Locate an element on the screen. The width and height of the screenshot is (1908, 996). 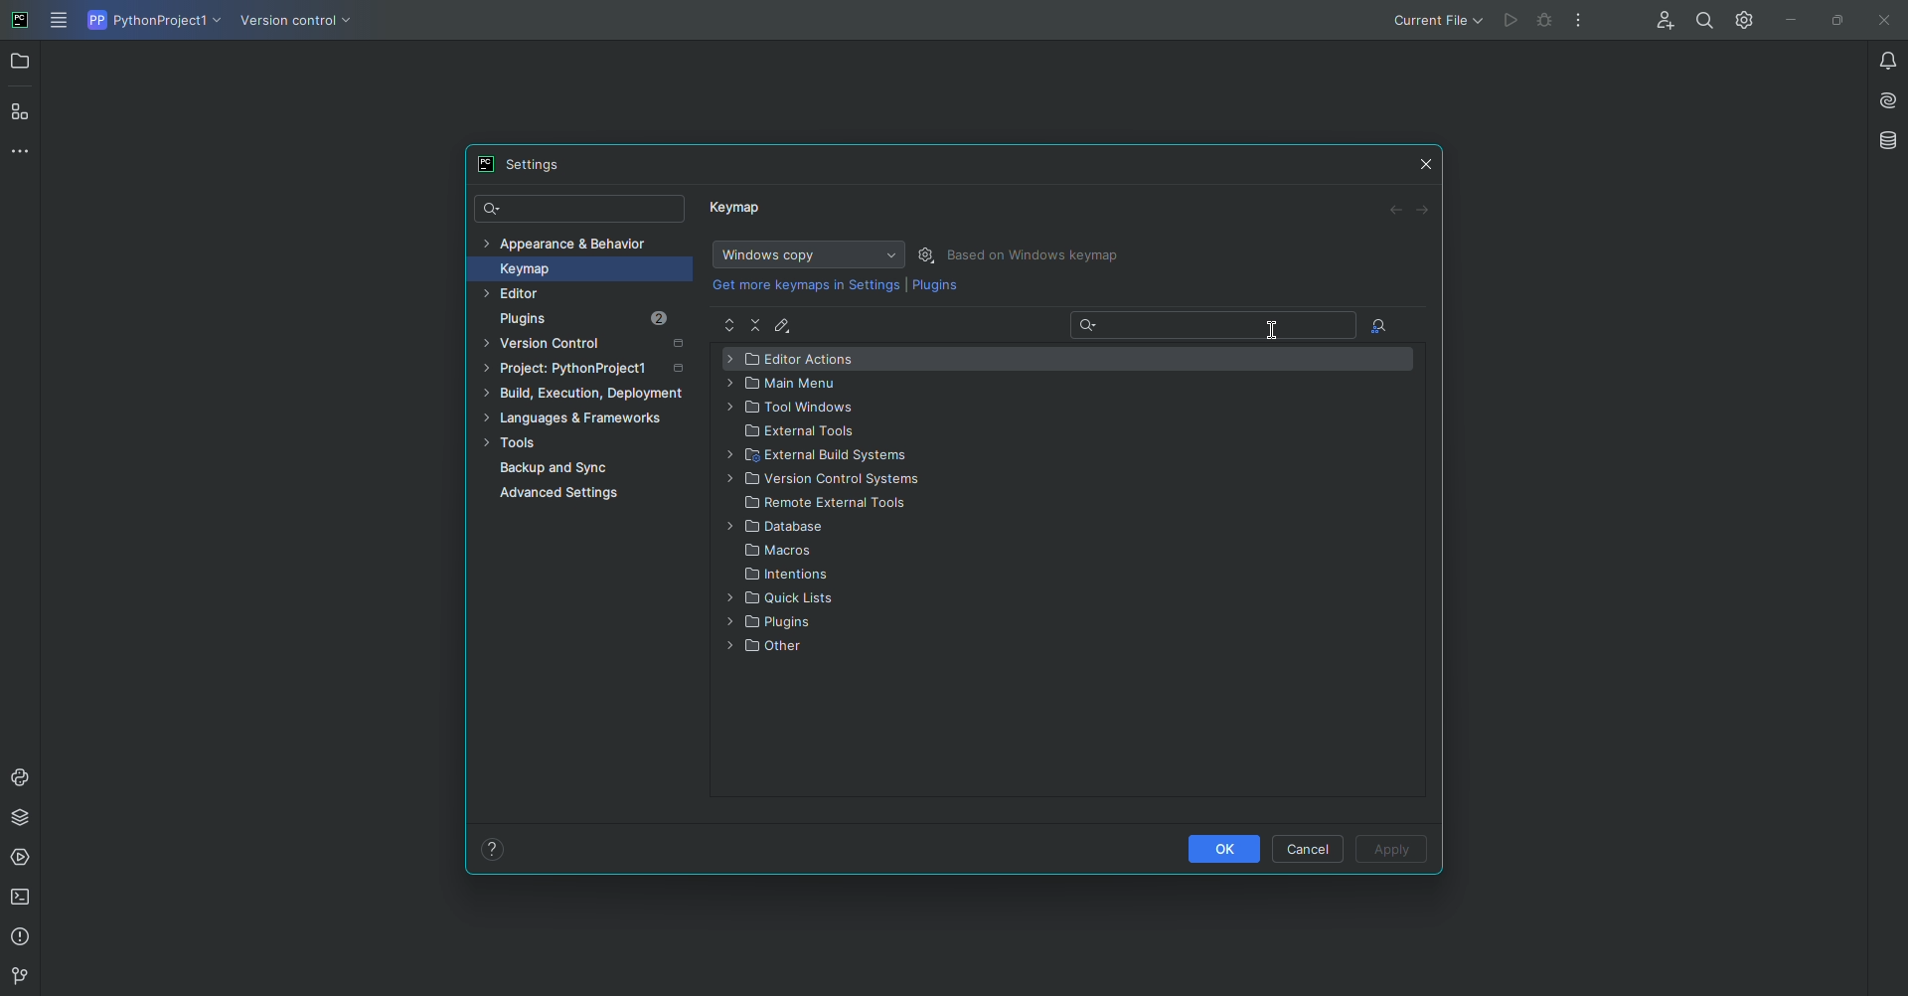
Find is located at coordinates (1704, 20).